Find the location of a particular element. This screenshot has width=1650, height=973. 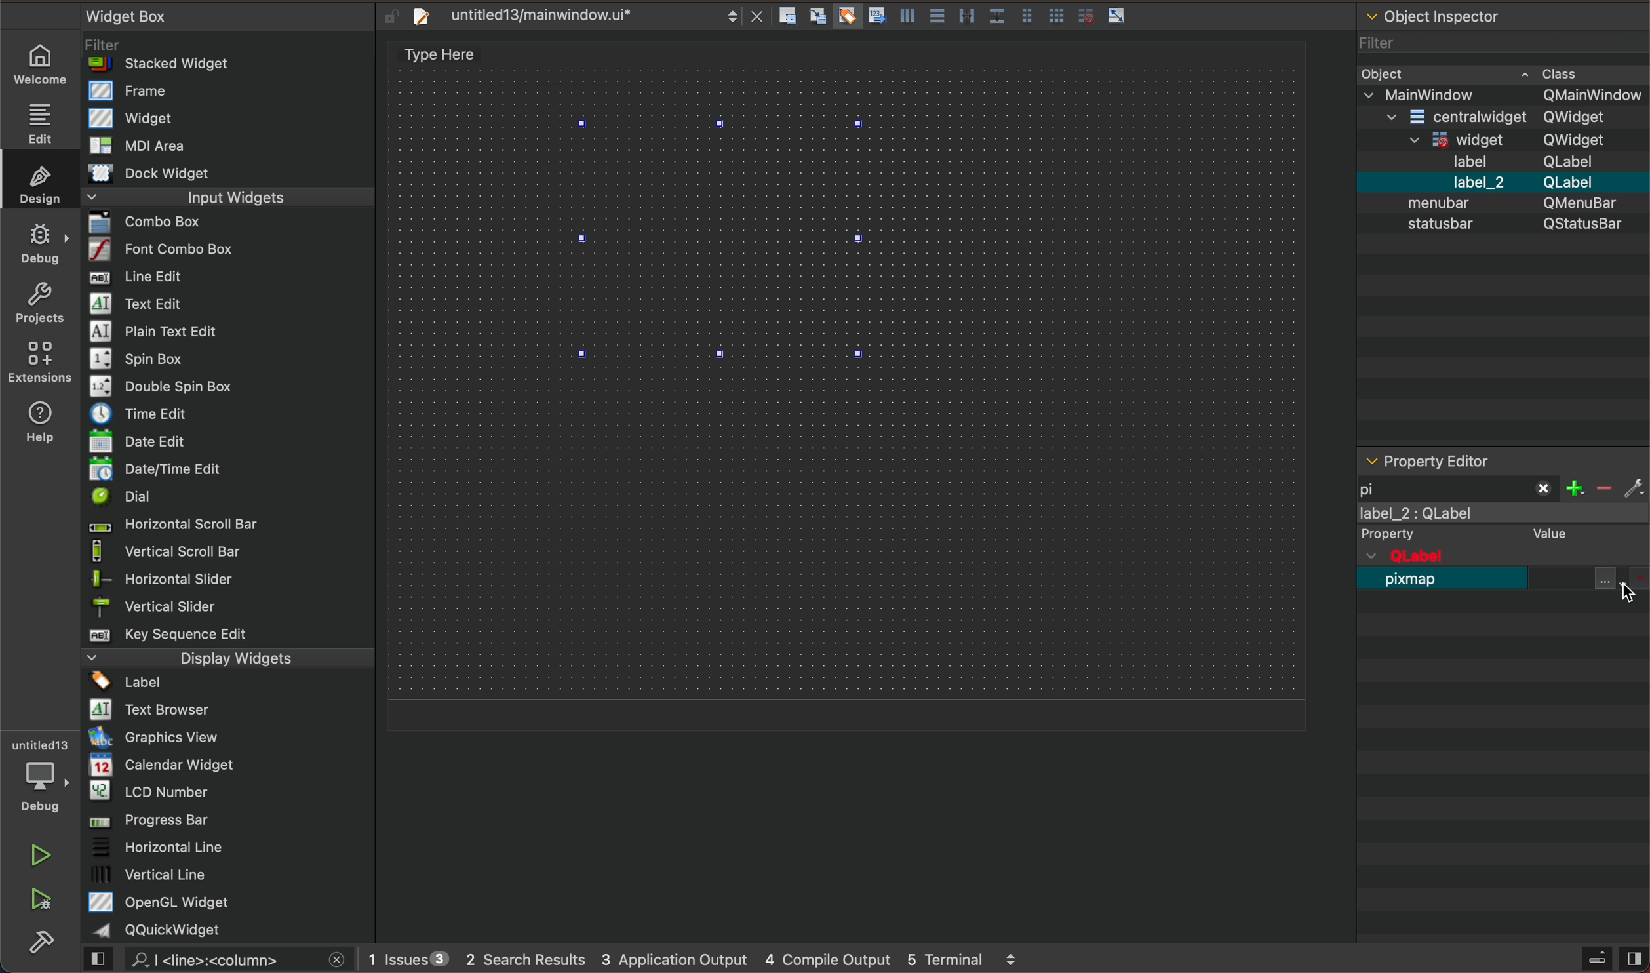

ran and debug is located at coordinates (50, 902).